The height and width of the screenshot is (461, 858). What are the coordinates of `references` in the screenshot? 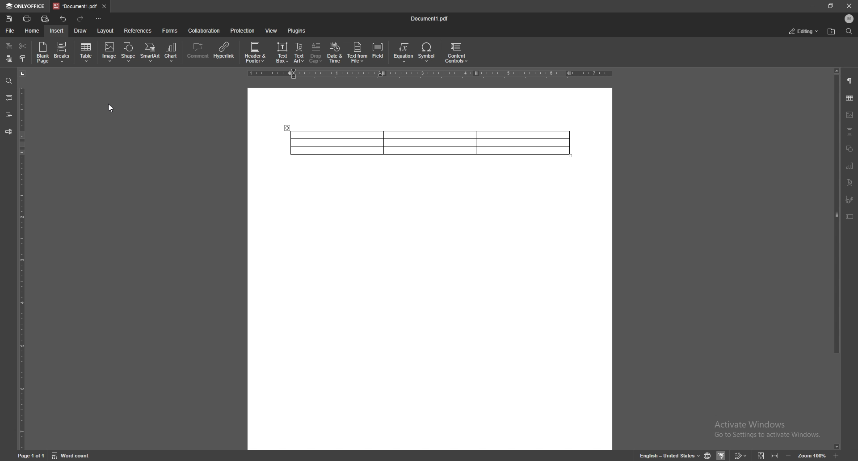 It's located at (139, 30).